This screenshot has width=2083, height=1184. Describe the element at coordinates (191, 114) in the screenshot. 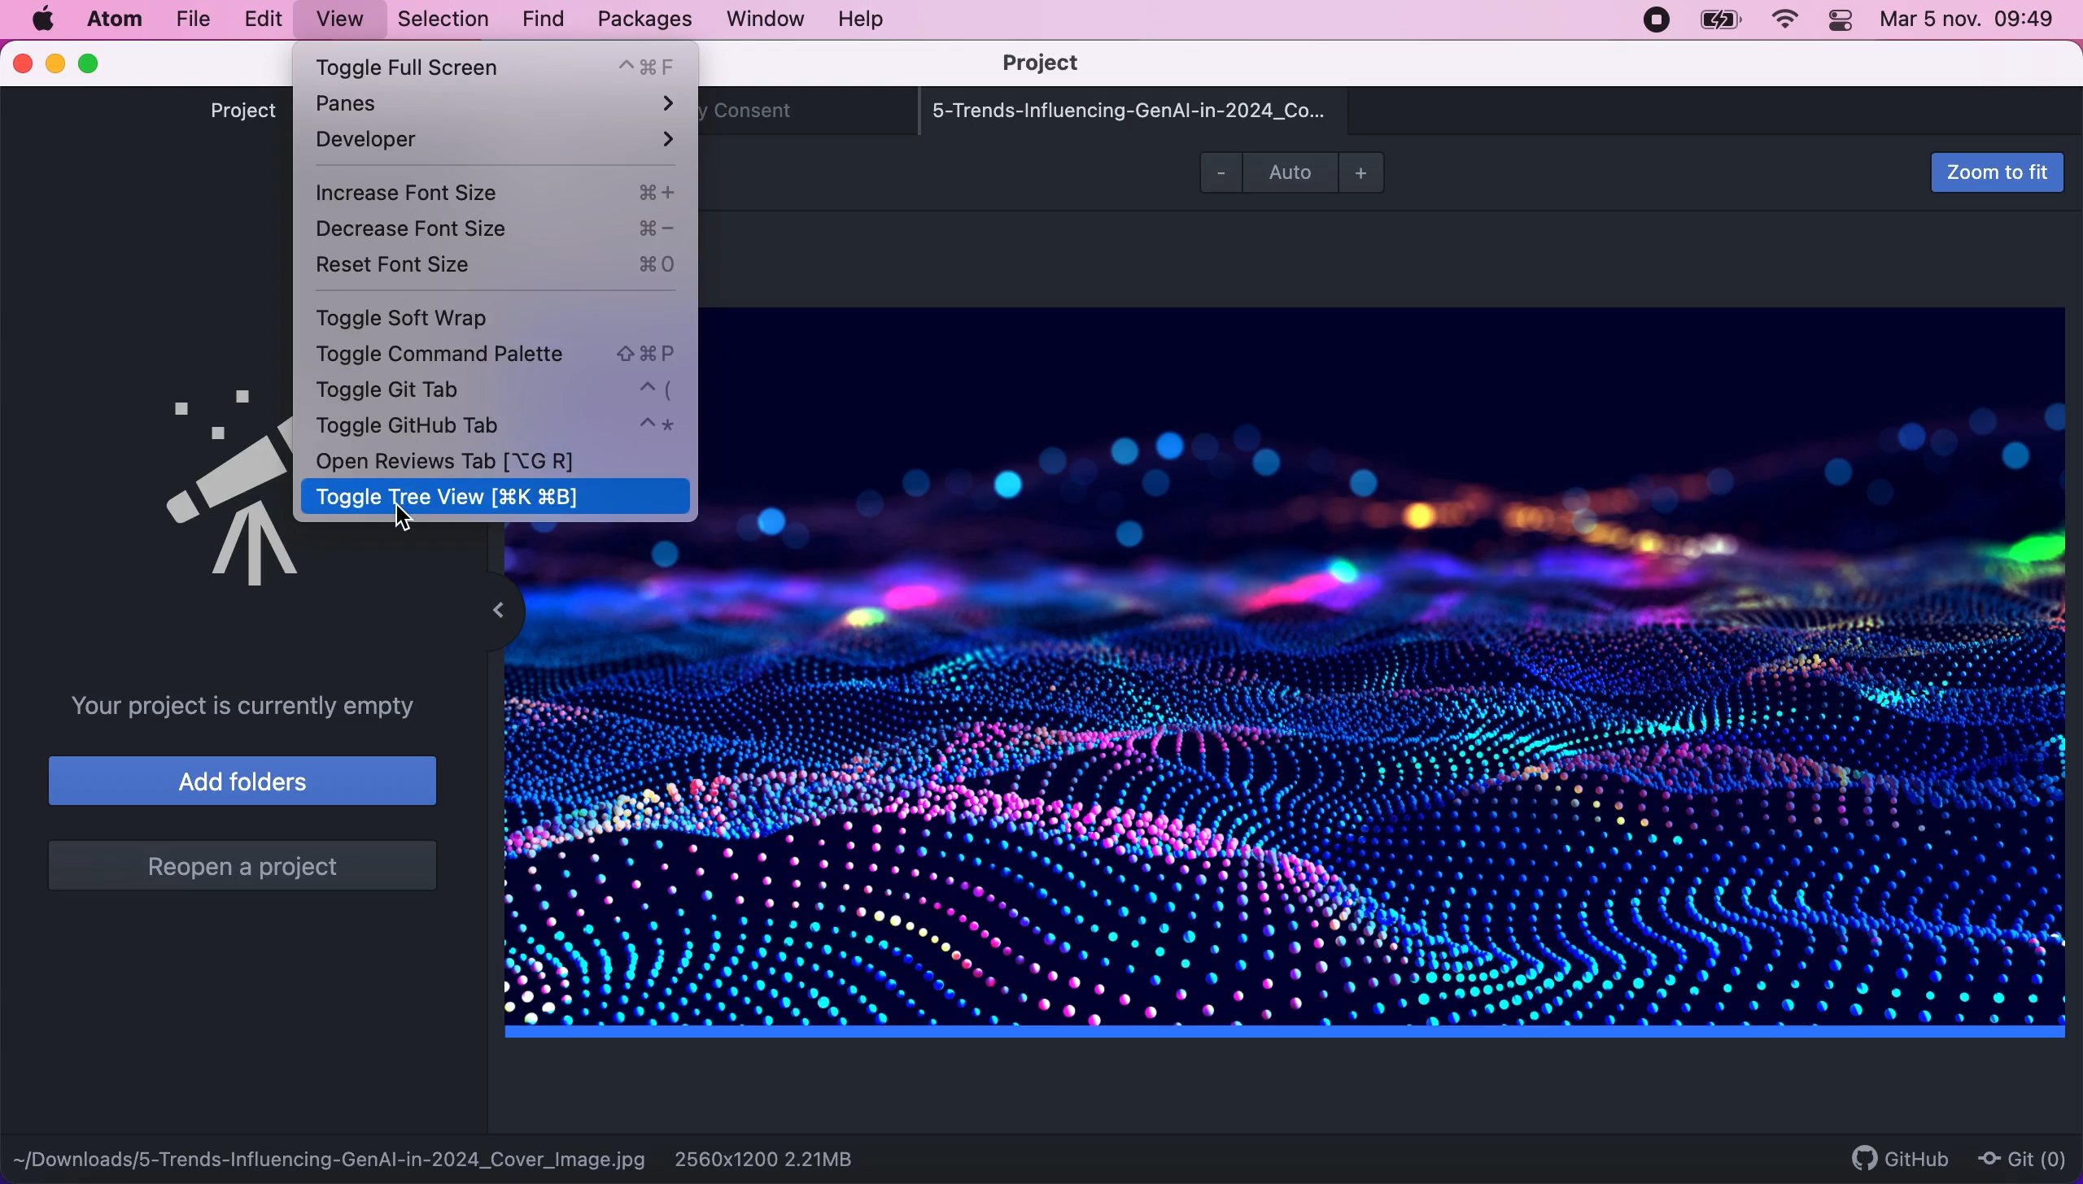

I see `project` at that location.